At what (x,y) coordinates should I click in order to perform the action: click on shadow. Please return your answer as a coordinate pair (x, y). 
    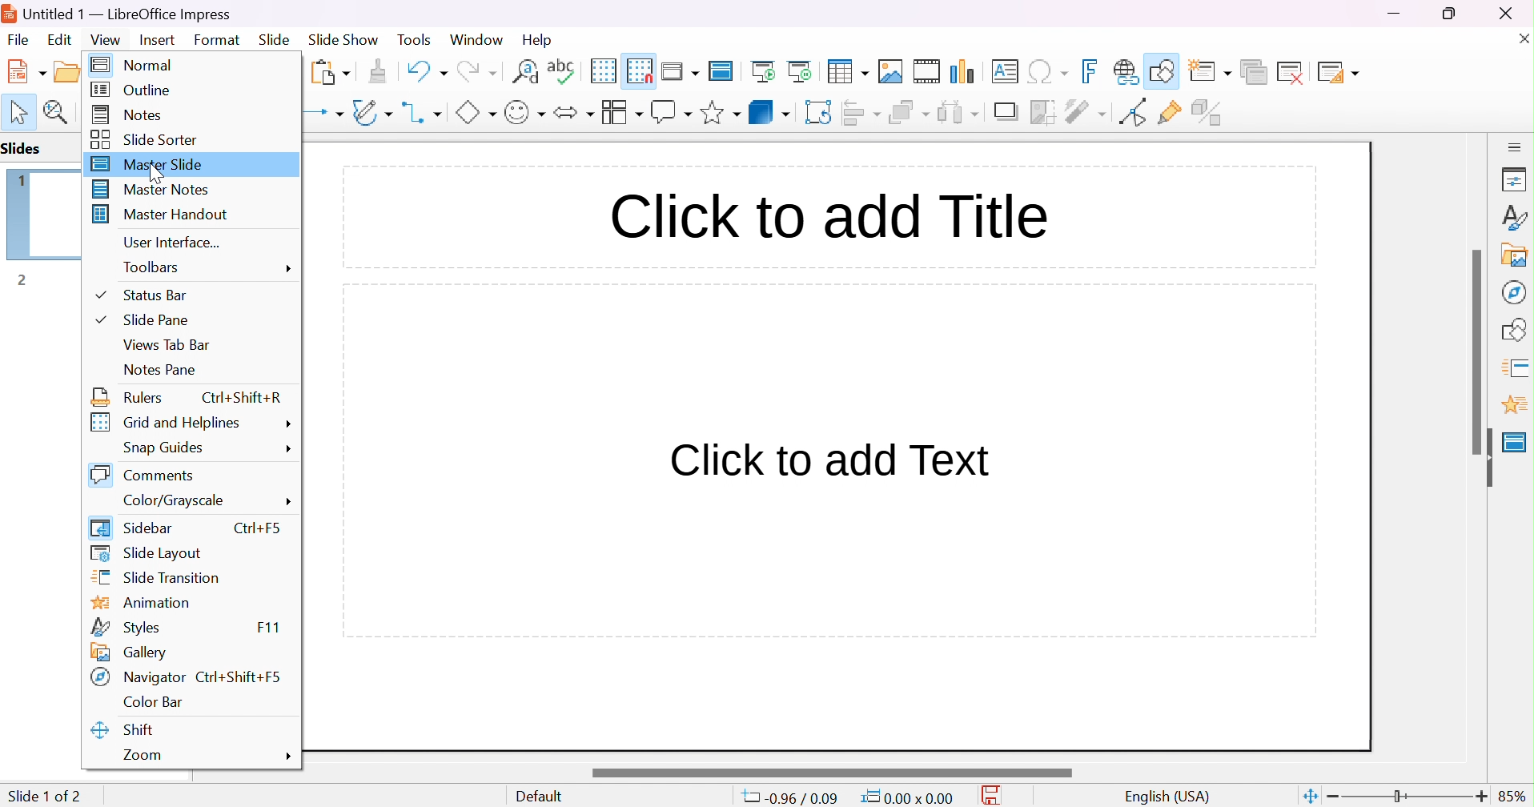
    Looking at the image, I should click on (1008, 113).